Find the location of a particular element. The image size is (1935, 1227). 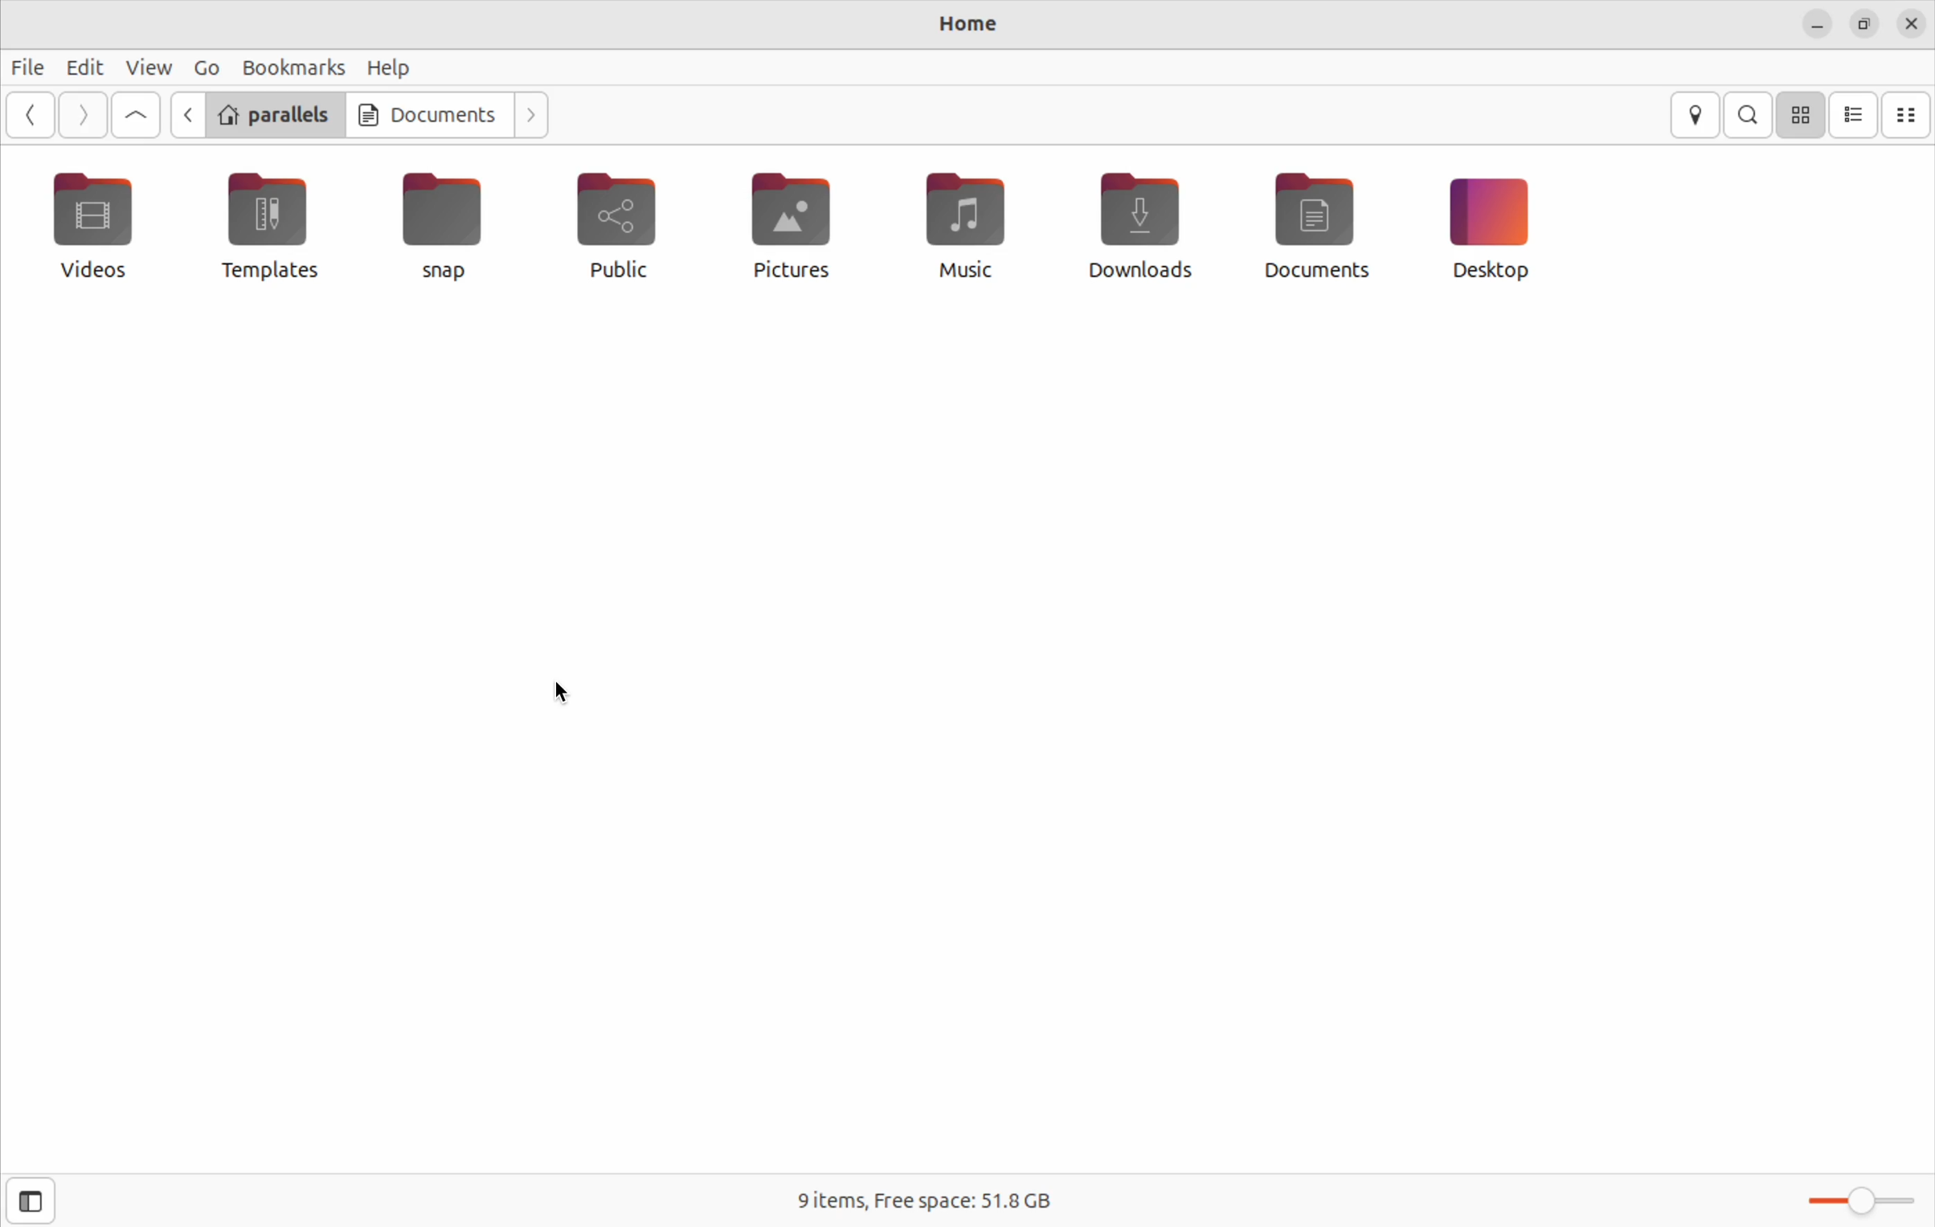

Home is located at coordinates (955, 27).